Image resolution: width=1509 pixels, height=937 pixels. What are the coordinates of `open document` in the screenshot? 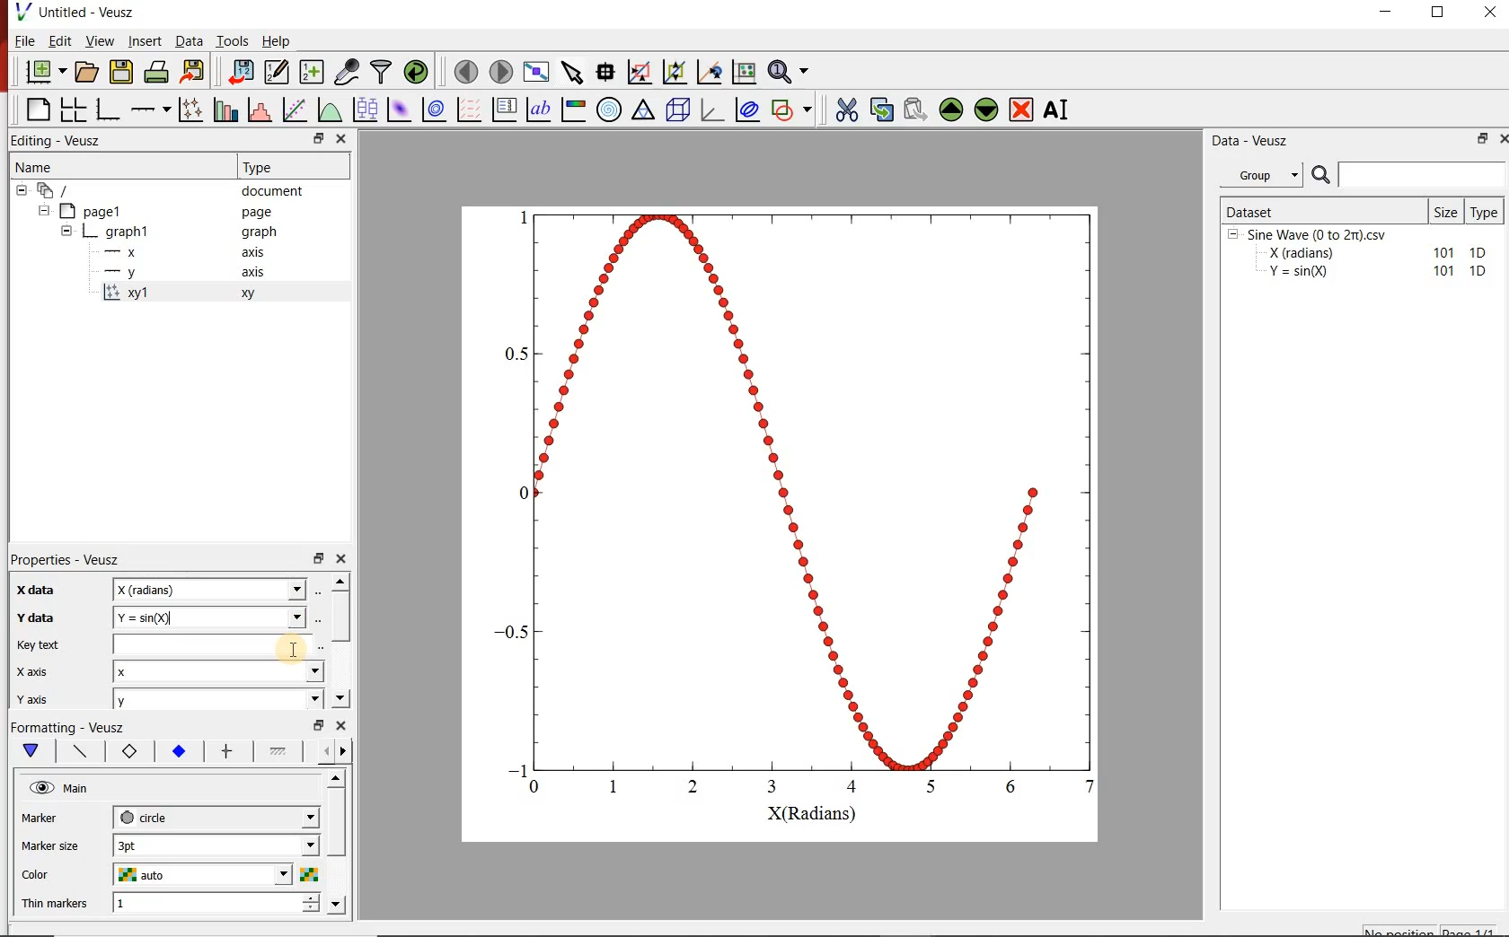 It's located at (87, 72).